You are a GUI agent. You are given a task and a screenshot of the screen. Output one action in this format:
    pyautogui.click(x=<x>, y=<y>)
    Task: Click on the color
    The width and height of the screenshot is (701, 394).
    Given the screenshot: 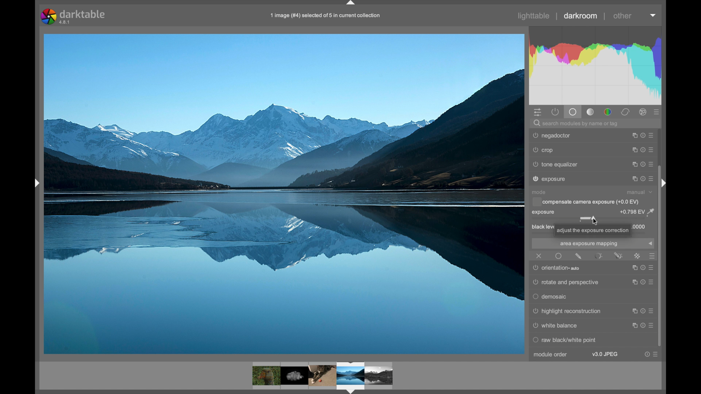 What is the action you would take?
    pyautogui.click(x=608, y=112)
    